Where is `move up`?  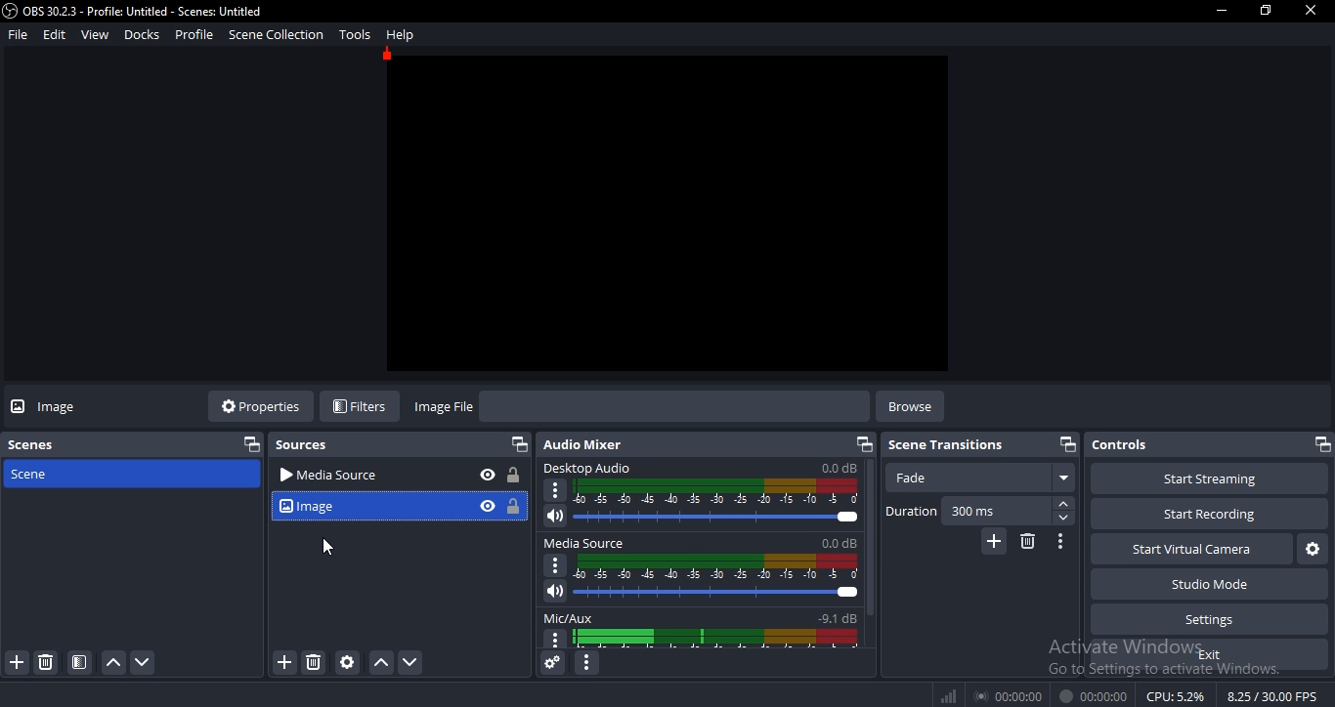 move up is located at coordinates (379, 663).